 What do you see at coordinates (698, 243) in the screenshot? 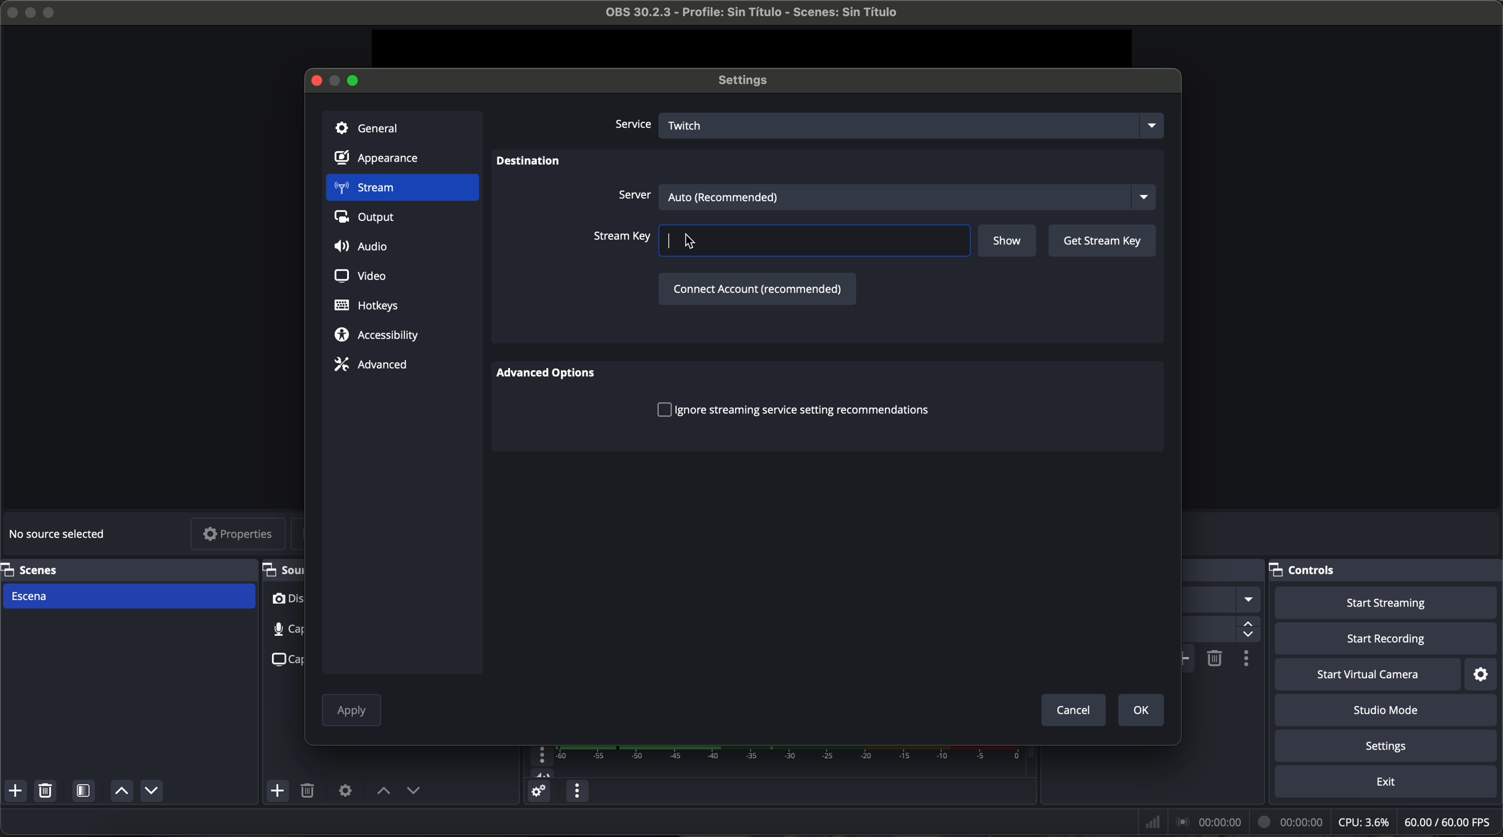
I see `cursor` at bounding box center [698, 243].